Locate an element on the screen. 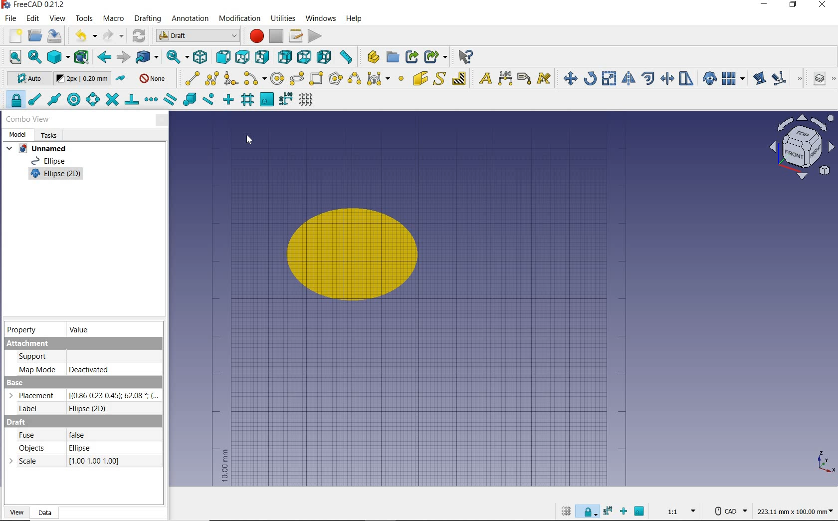 The image size is (838, 521). front is located at coordinates (222, 56).